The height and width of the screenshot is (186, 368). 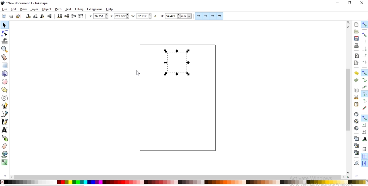 I want to click on select all objects in all visible and unlocked layers, so click(x=11, y=16).